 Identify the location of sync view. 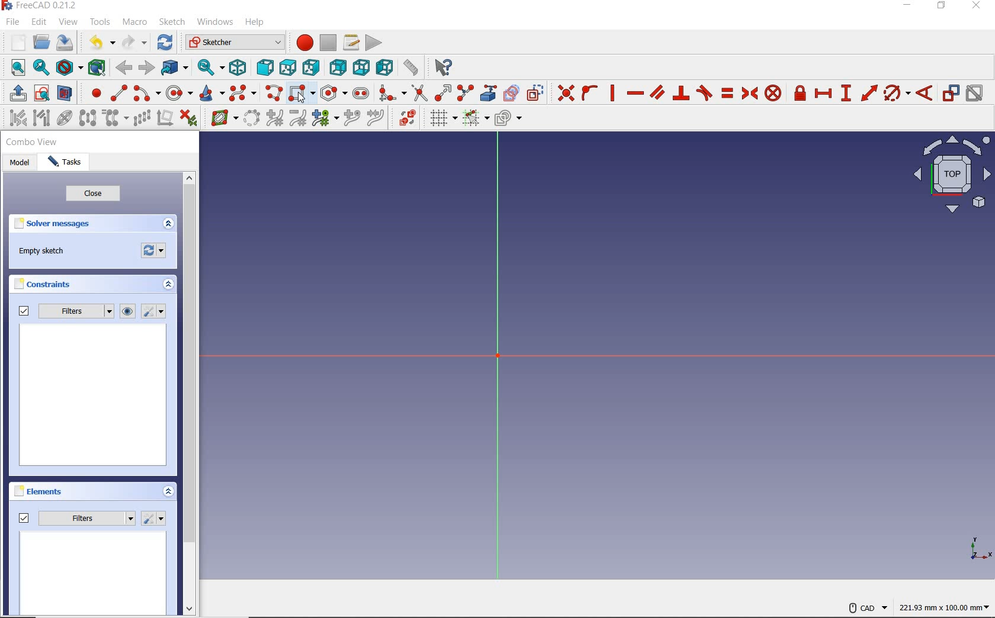
(208, 68).